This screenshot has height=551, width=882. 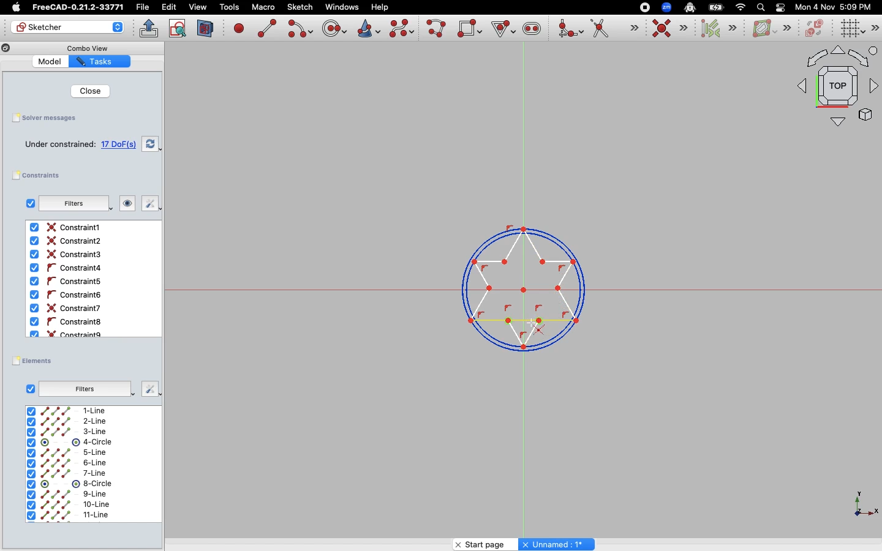 I want to click on 11-line, so click(x=67, y=515).